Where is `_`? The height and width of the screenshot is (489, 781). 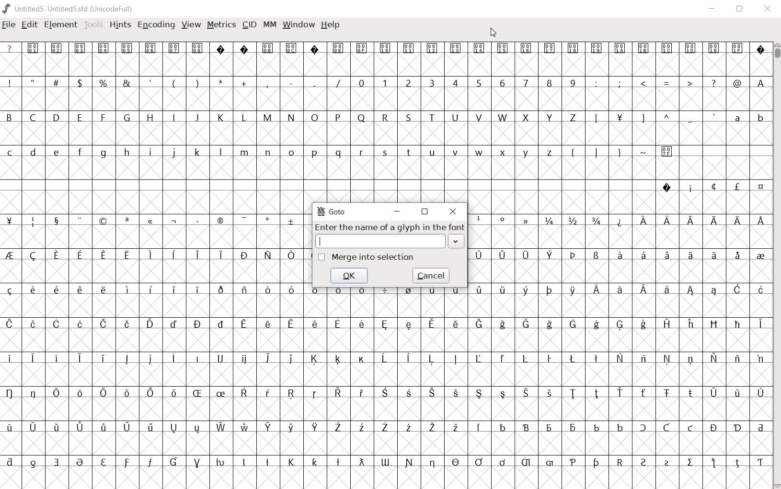
_ is located at coordinates (690, 118).